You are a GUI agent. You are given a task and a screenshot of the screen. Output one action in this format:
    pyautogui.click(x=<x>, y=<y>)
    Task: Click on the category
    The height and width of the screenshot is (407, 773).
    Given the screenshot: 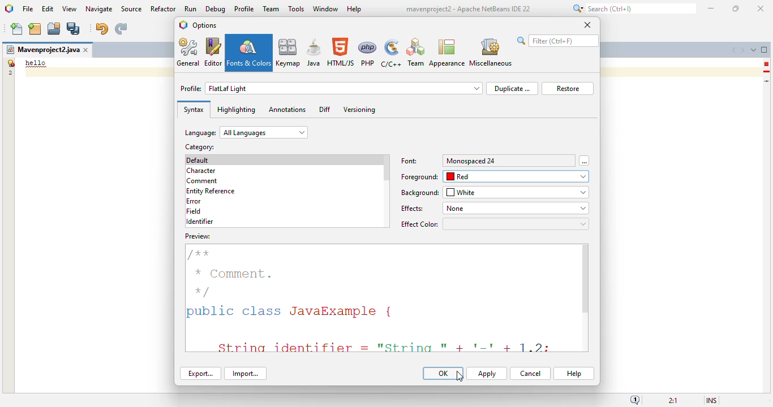 What is the action you would take?
    pyautogui.click(x=199, y=147)
    